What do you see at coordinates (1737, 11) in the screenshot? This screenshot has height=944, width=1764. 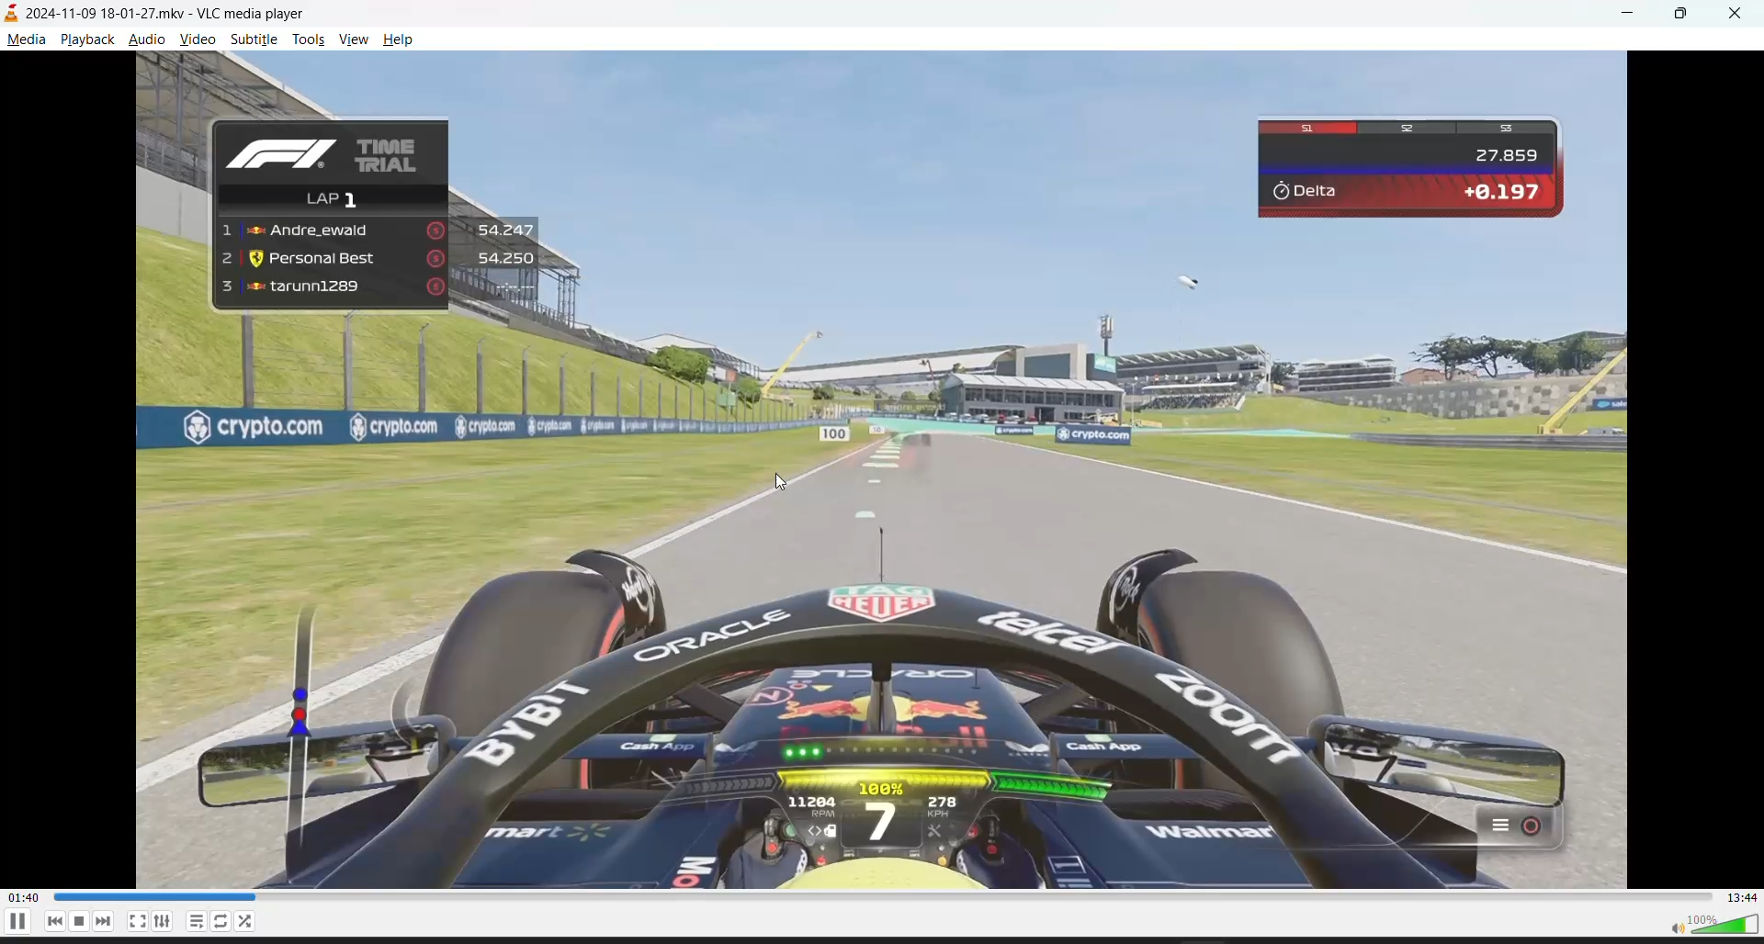 I see `close` at bounding box center [1737, 11].